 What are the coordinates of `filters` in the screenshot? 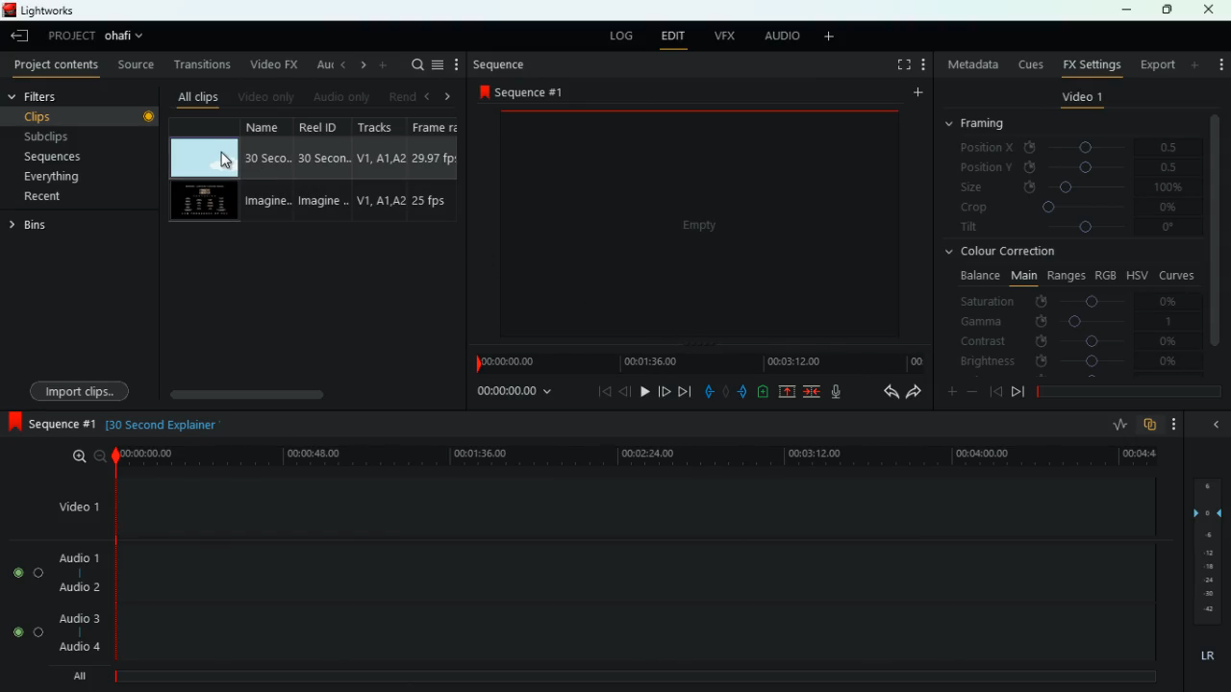 It's located at (48, 97).